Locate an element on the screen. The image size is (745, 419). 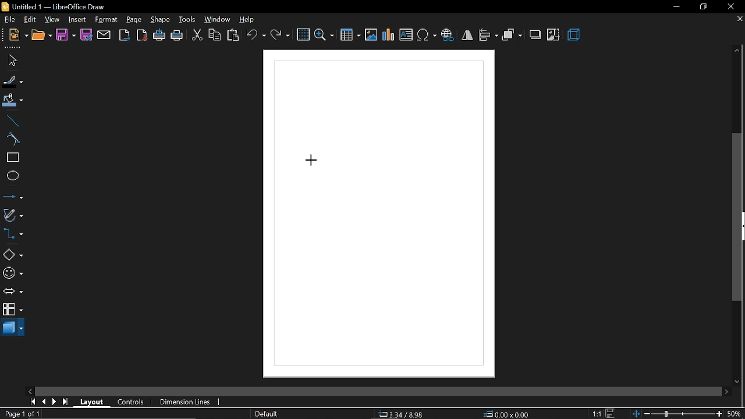
Untitled 1 — LibreOffice Draw is located at coordinates (58, 7).